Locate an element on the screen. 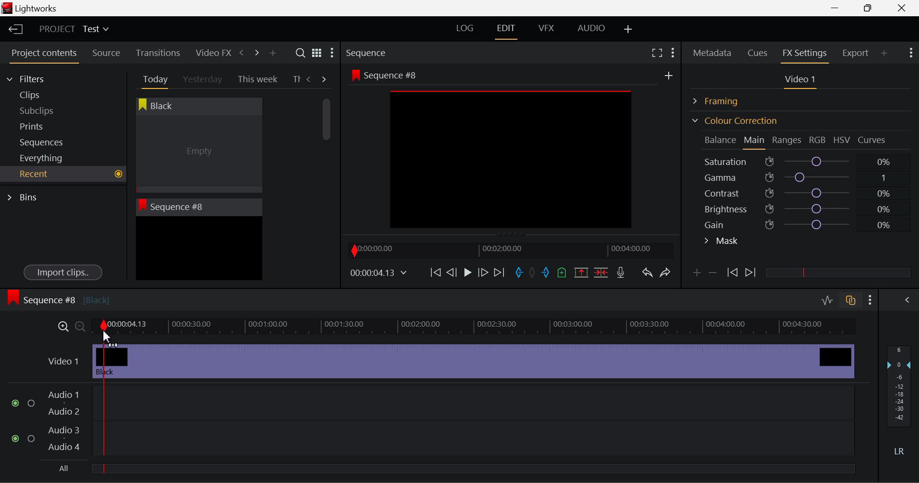 The height and width of the screenshot is (483, 919). Transitions is located at coordinates (158, 53).